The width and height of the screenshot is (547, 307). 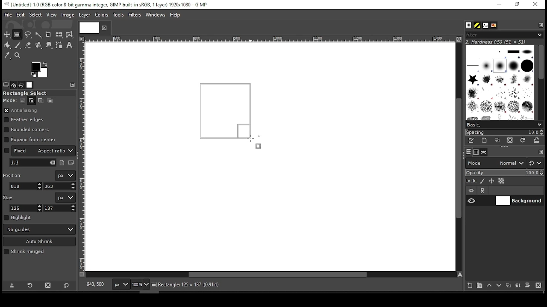 I want to click on size, so click(x=10, y=197).